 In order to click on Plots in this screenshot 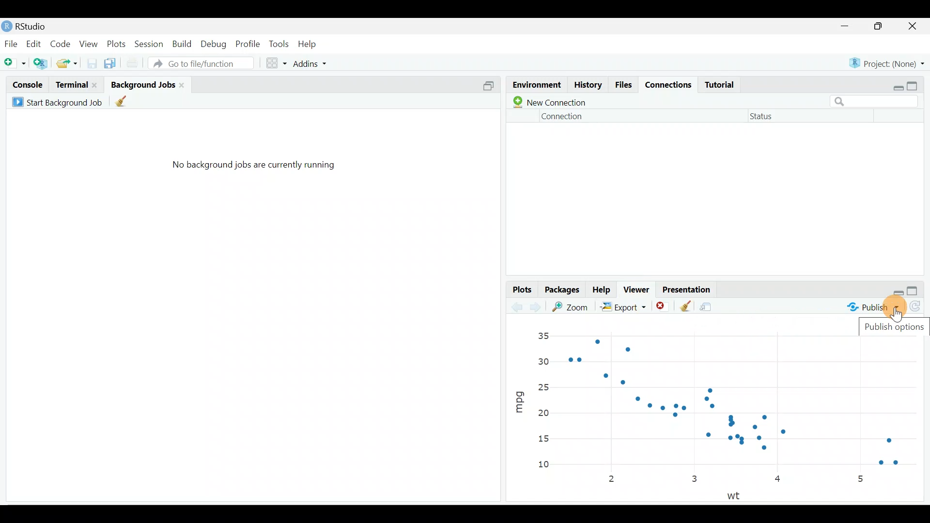, I will do `click(116, 43)`.